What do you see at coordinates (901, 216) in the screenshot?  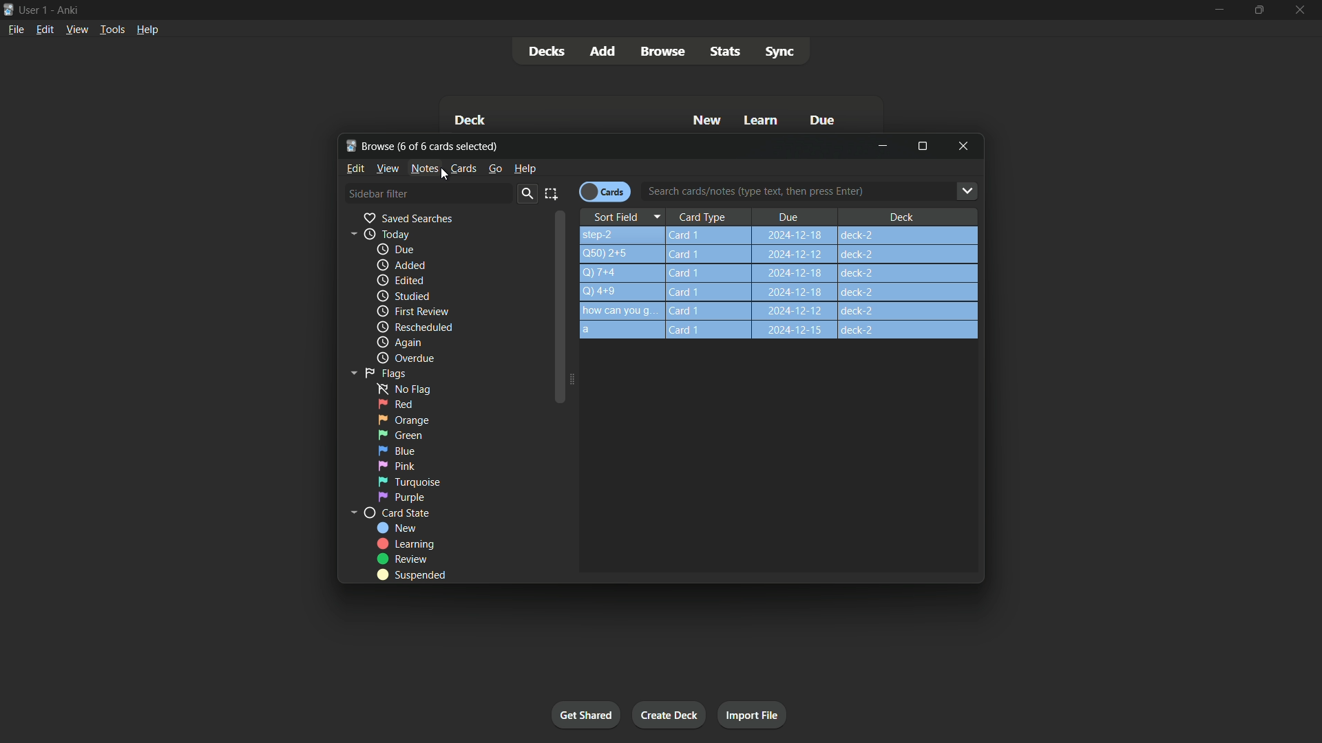 I see `Deck` at bounding box center [901, 216].